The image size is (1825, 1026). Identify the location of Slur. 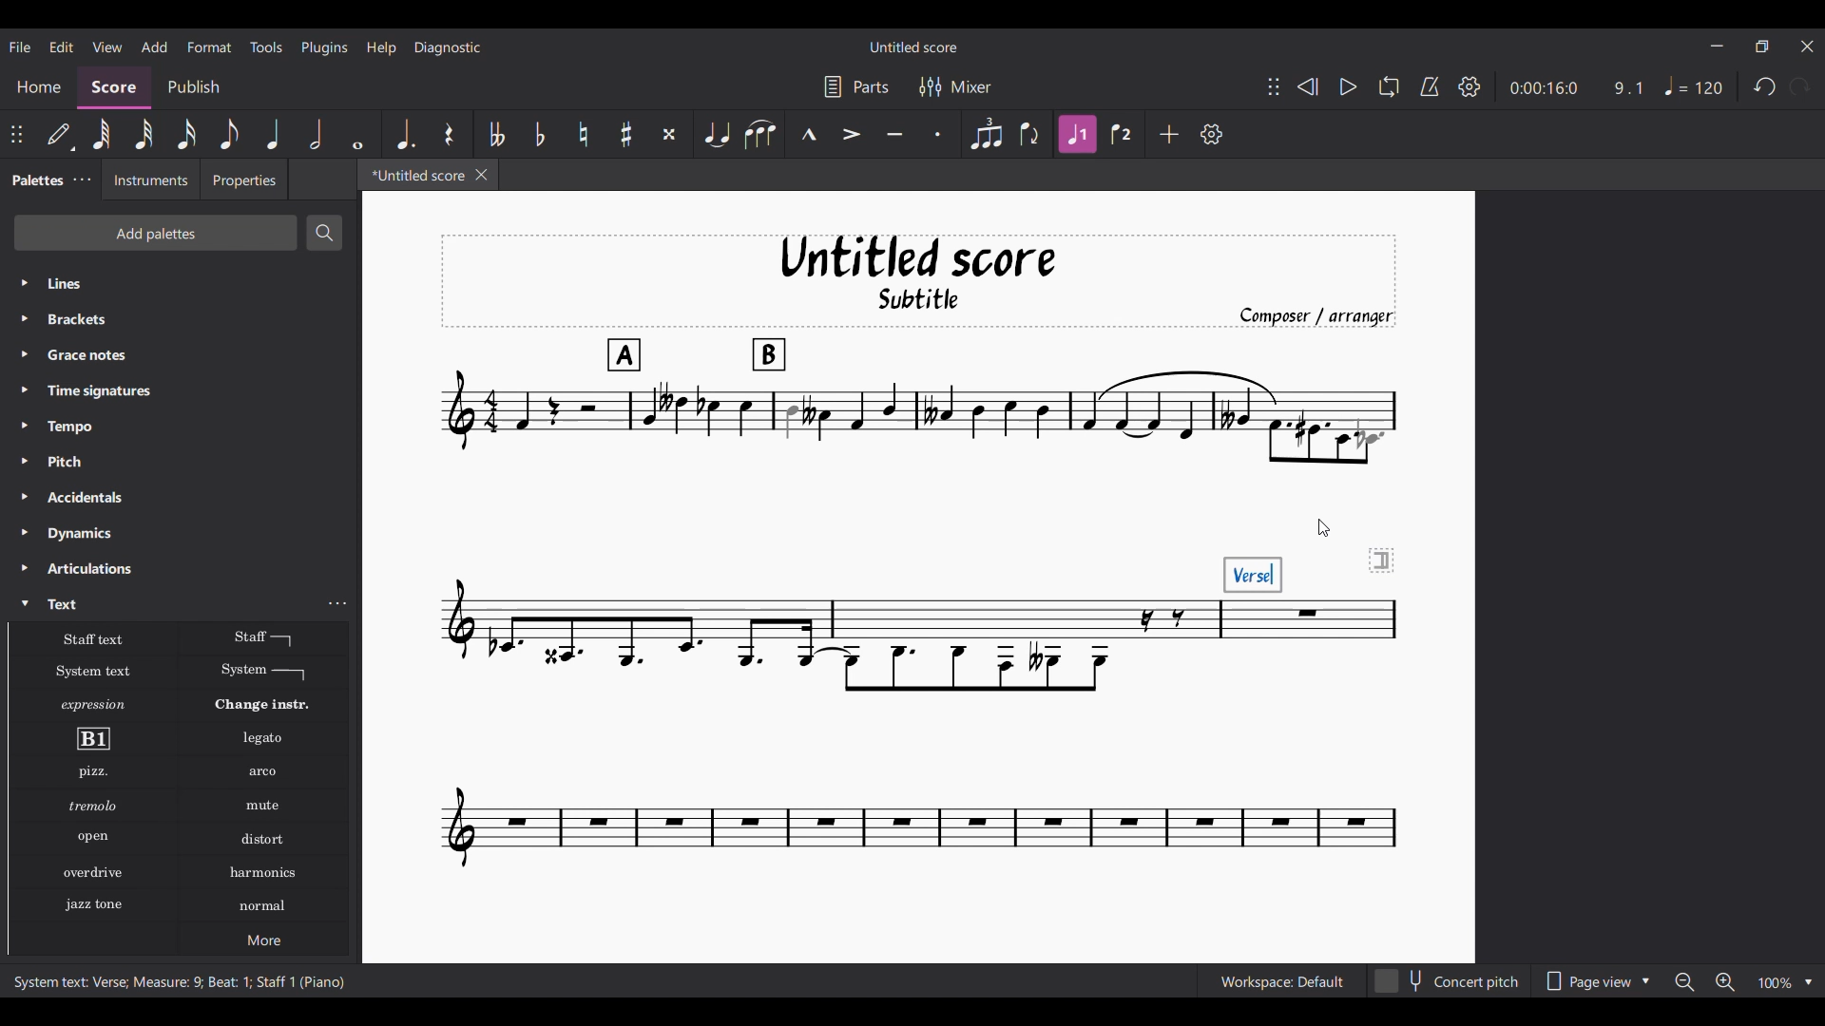
(760, 134).